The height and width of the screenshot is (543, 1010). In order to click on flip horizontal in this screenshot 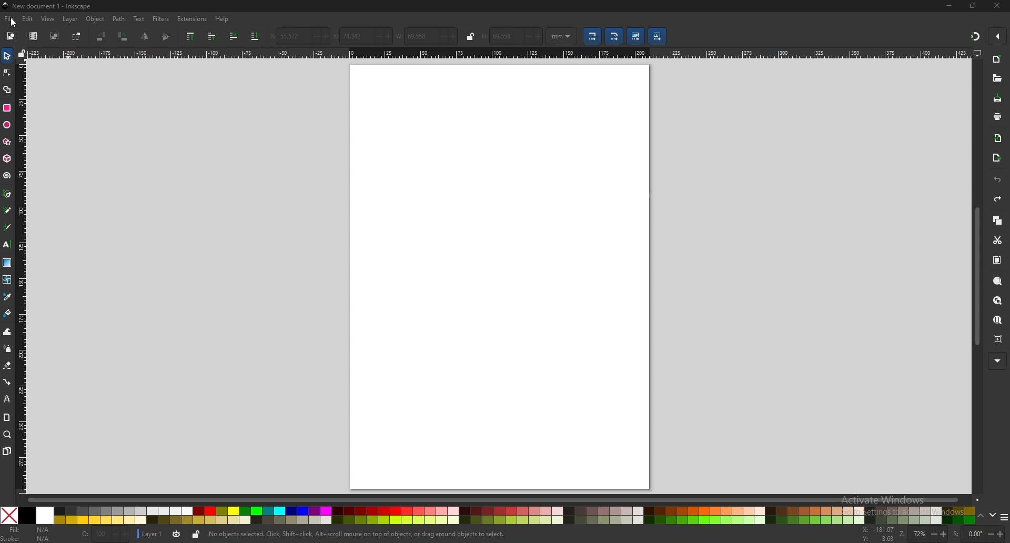, I will do `click(145, 36)`.